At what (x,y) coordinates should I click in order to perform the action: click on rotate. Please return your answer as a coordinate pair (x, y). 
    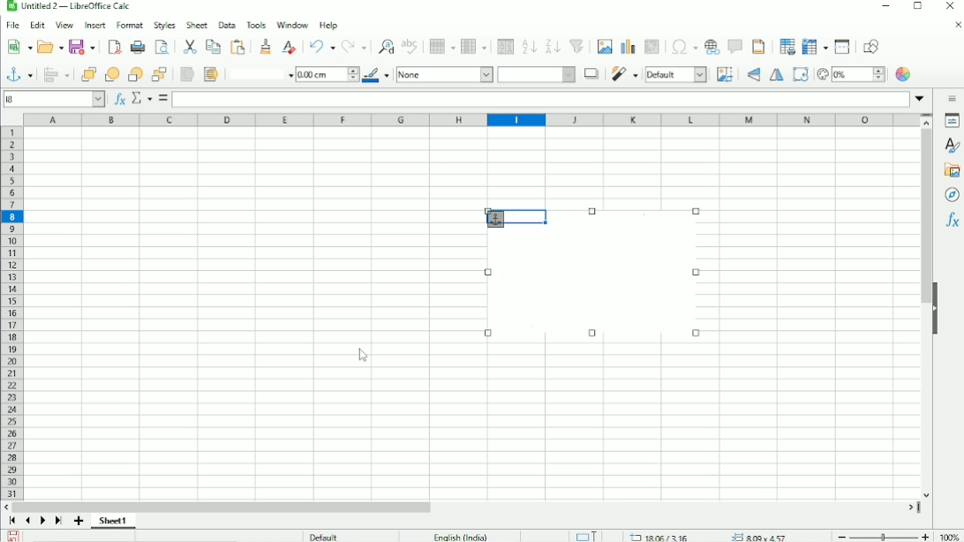
    Looking at the image, I should click on (799, 74).